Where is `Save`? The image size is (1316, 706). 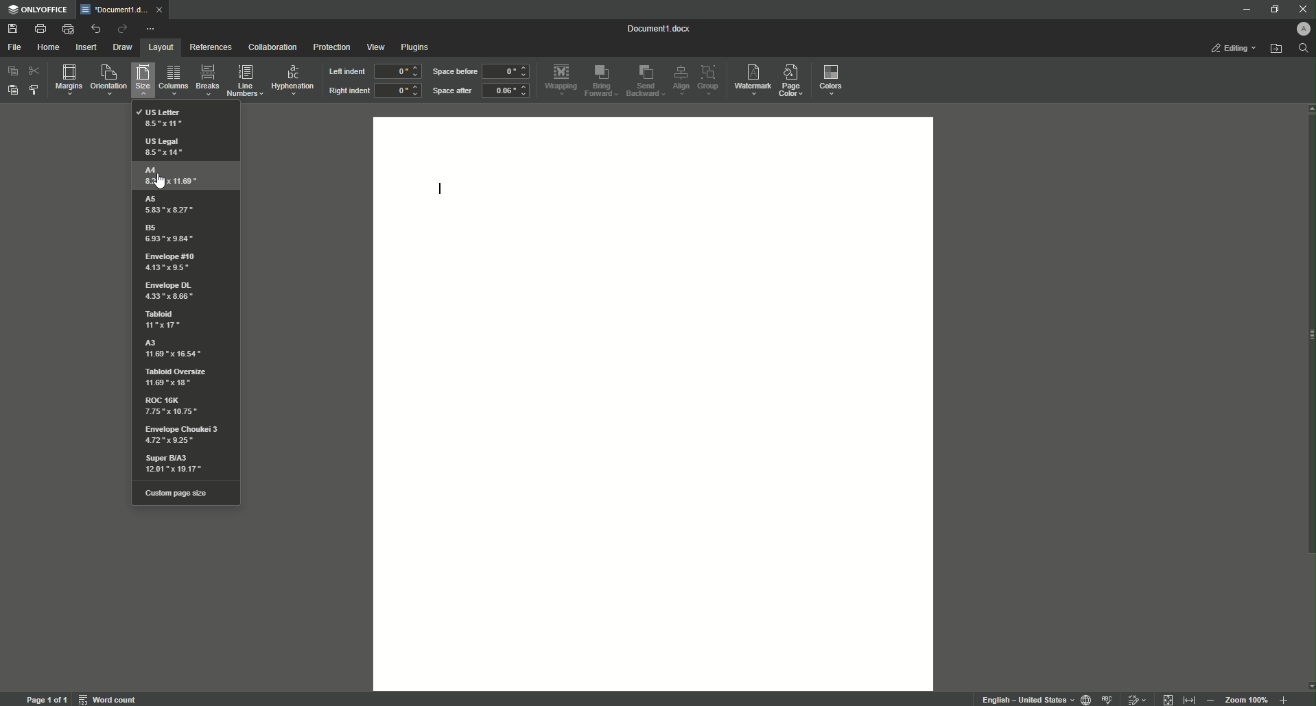 Save is located at coordinates (14, 28).